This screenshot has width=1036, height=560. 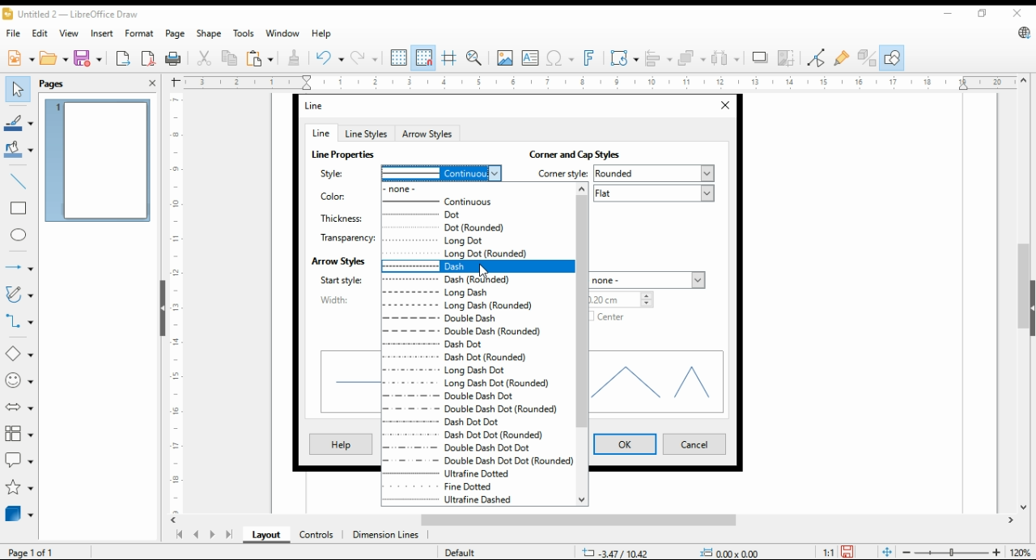 I want to click on layout, so click(x=267, y=535).